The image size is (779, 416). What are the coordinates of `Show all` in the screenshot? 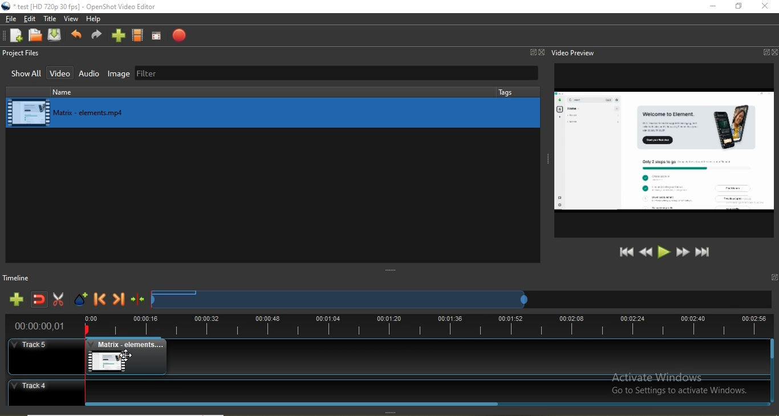 It's located at (23, 75).